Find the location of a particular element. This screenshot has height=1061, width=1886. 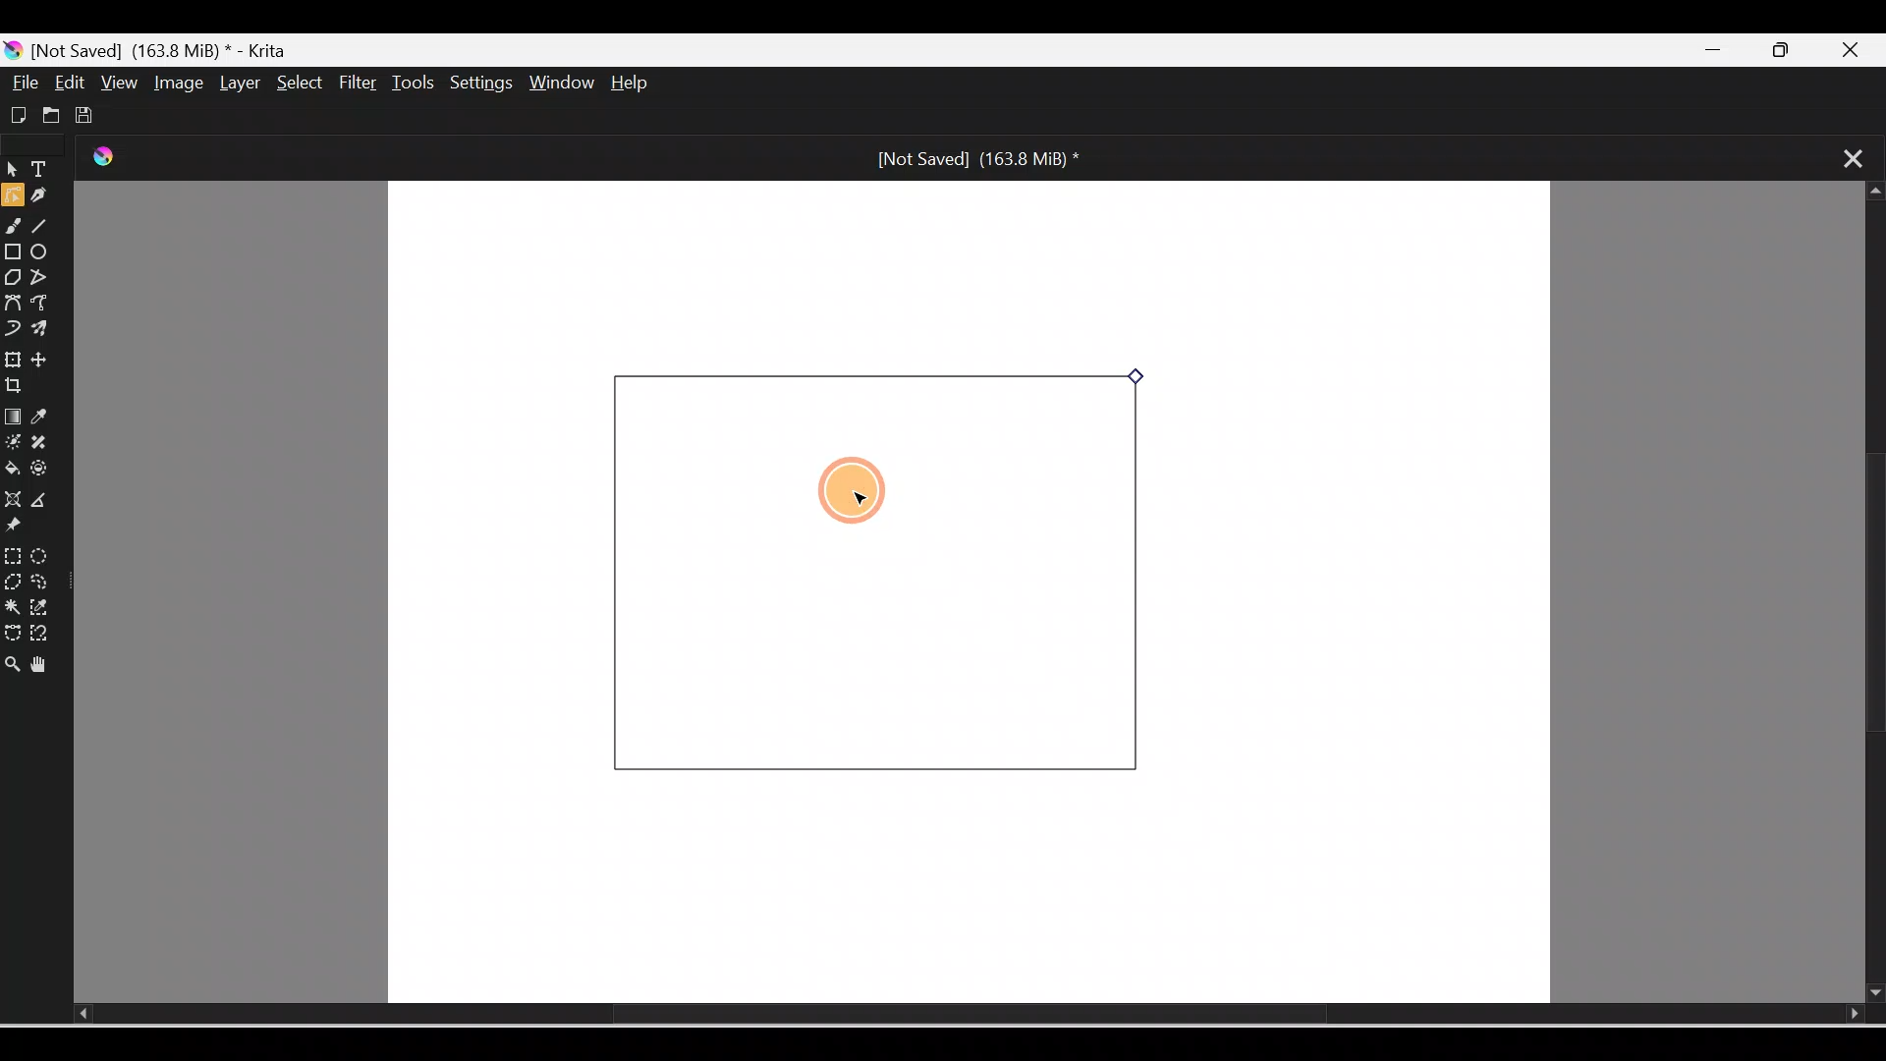

Dynamic brush tool is located at coordinates (12, 326).